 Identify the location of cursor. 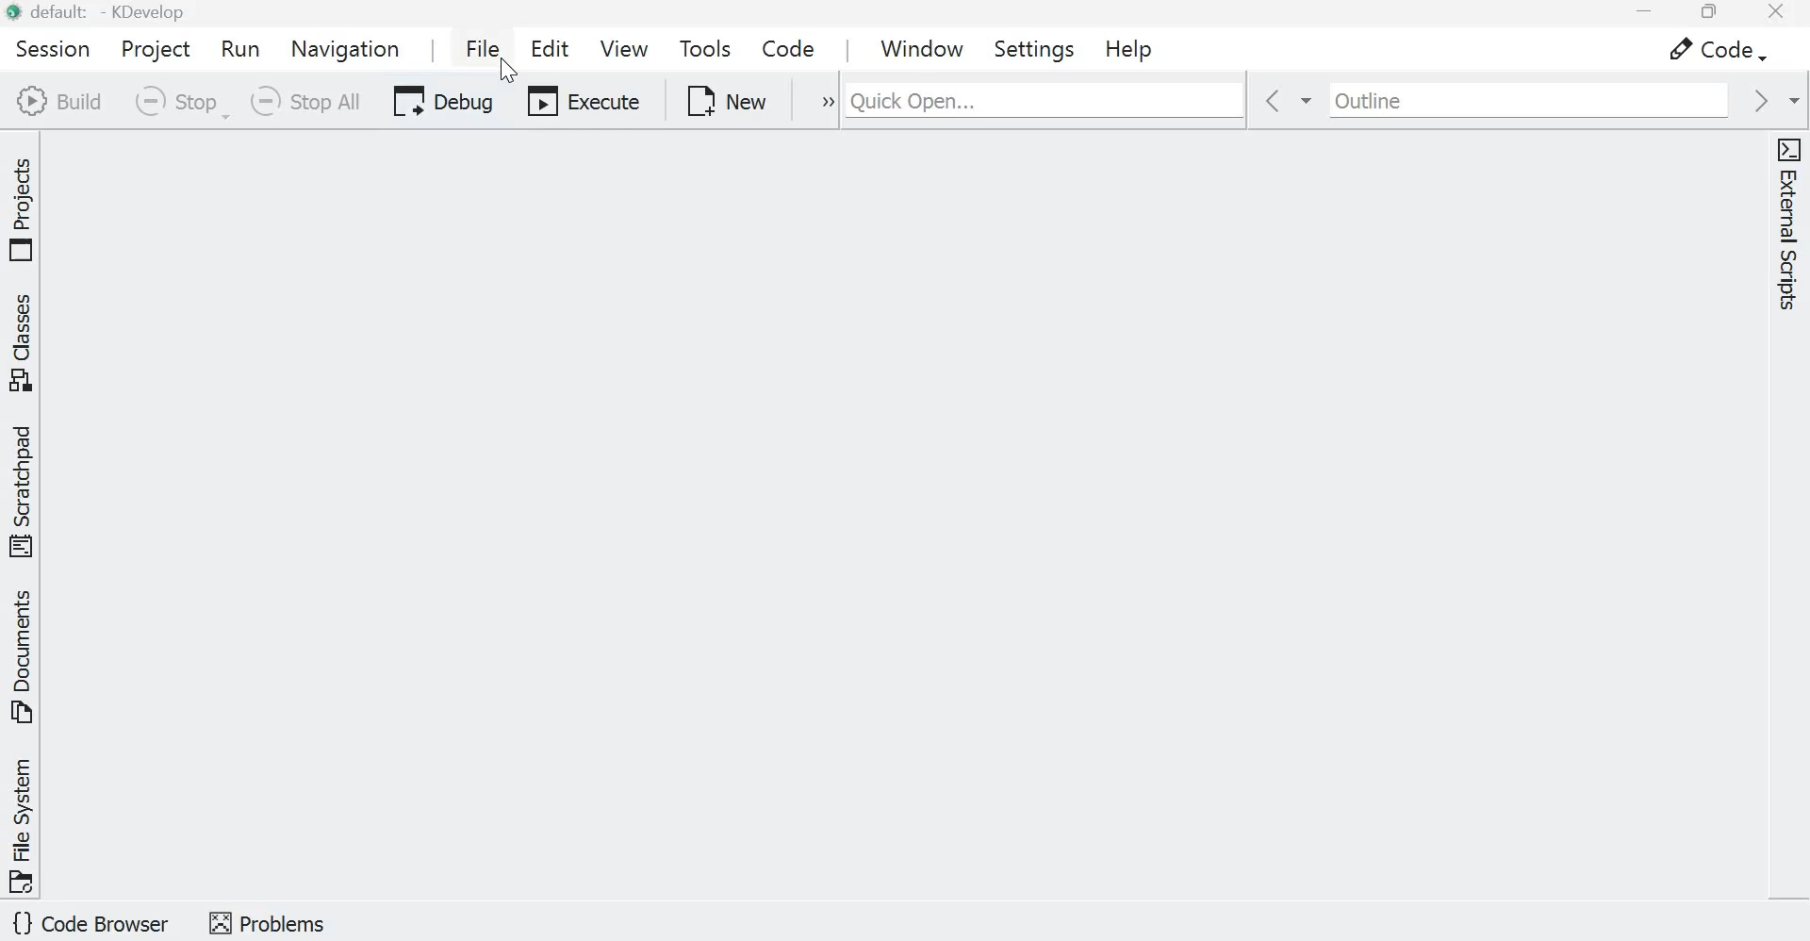
(509, 72).